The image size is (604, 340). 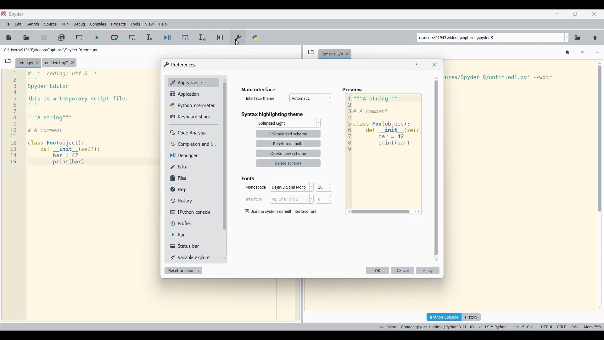 What do you see at coordinates (254, 199) in the screenshot?
I see `Indicates Interface font settings` at bounding box center [254, 199].